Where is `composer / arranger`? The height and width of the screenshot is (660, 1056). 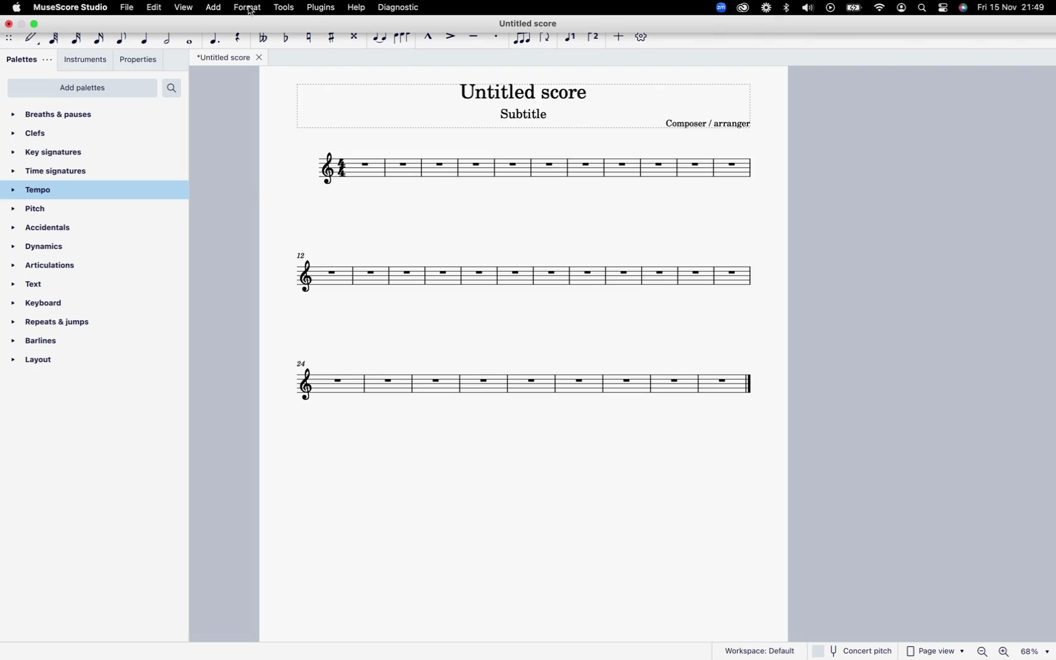
composer / arranger is located at coordinates (712, 123).